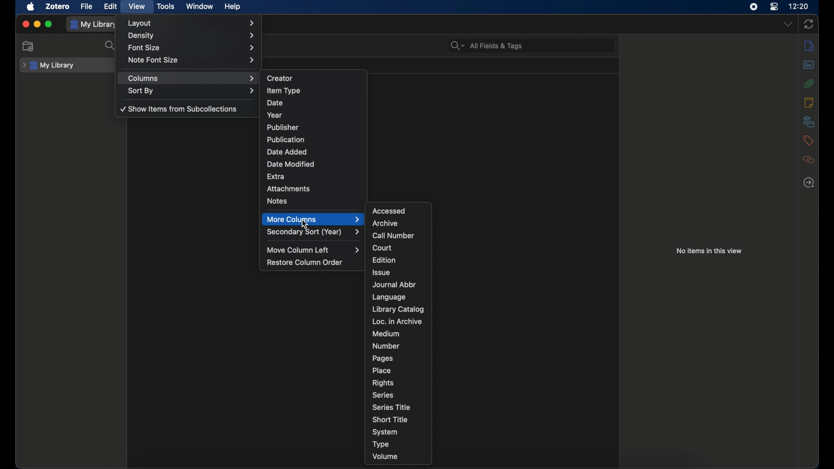 Image resolution: width=834 pixels, height=469 pixels. Describe the element at coordinates (383, 358) in the screenshot. I see `pages` at that location.